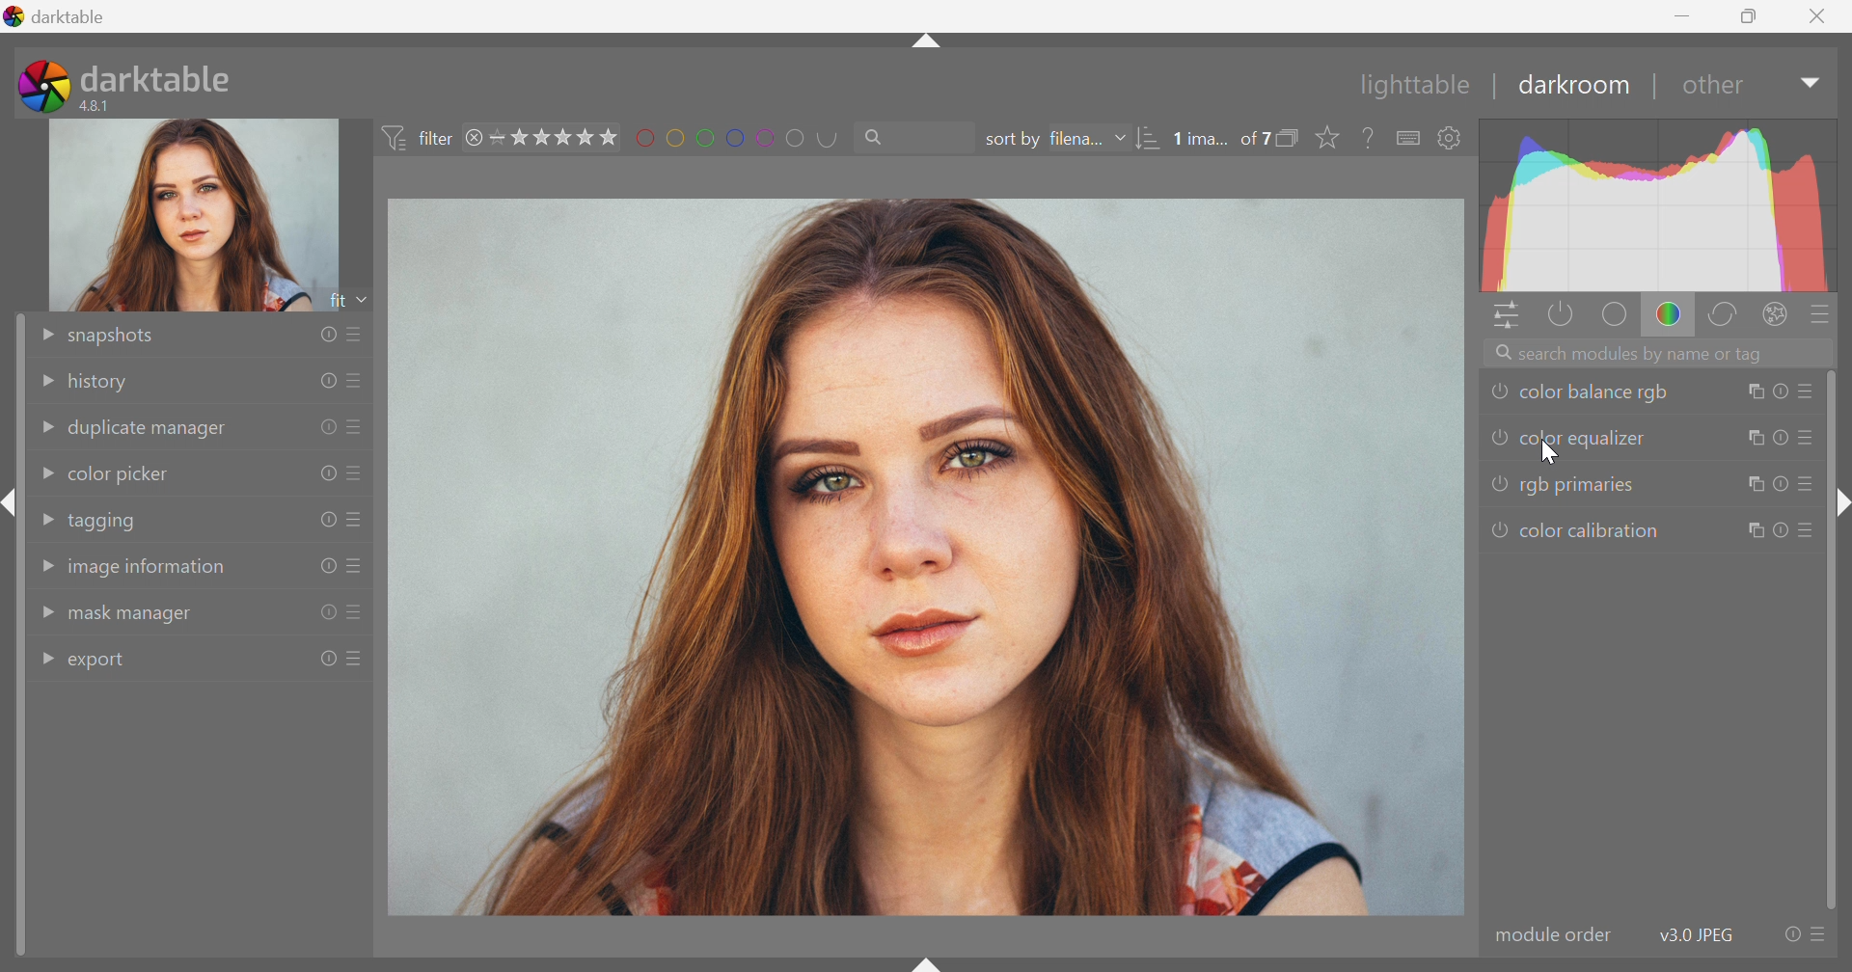  What do you see at coordinates (357, 426) in the screenshot?
I see `presets` at bounding box center [357, 426].